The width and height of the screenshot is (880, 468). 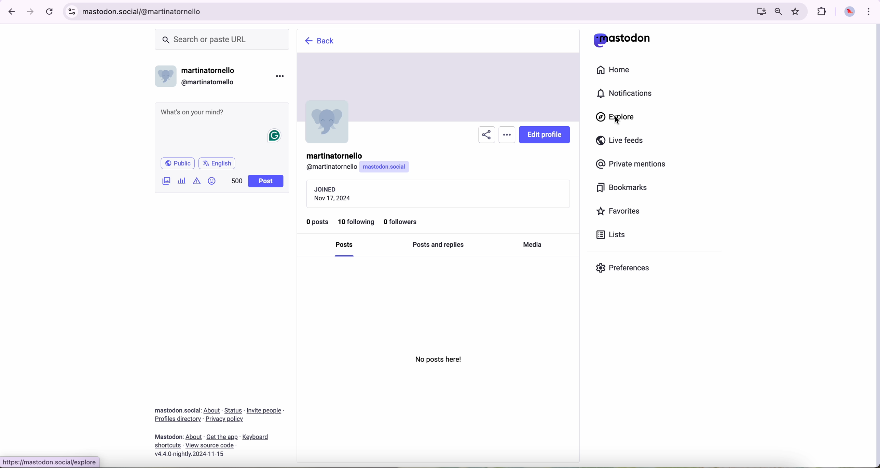 What do you see at coordinates (225, 419) in the screenshot?
I see `link` at bounding box center [225, 419].